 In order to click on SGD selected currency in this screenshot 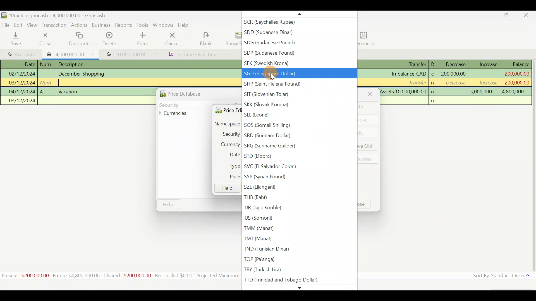, I will do `click(297, 74)`.